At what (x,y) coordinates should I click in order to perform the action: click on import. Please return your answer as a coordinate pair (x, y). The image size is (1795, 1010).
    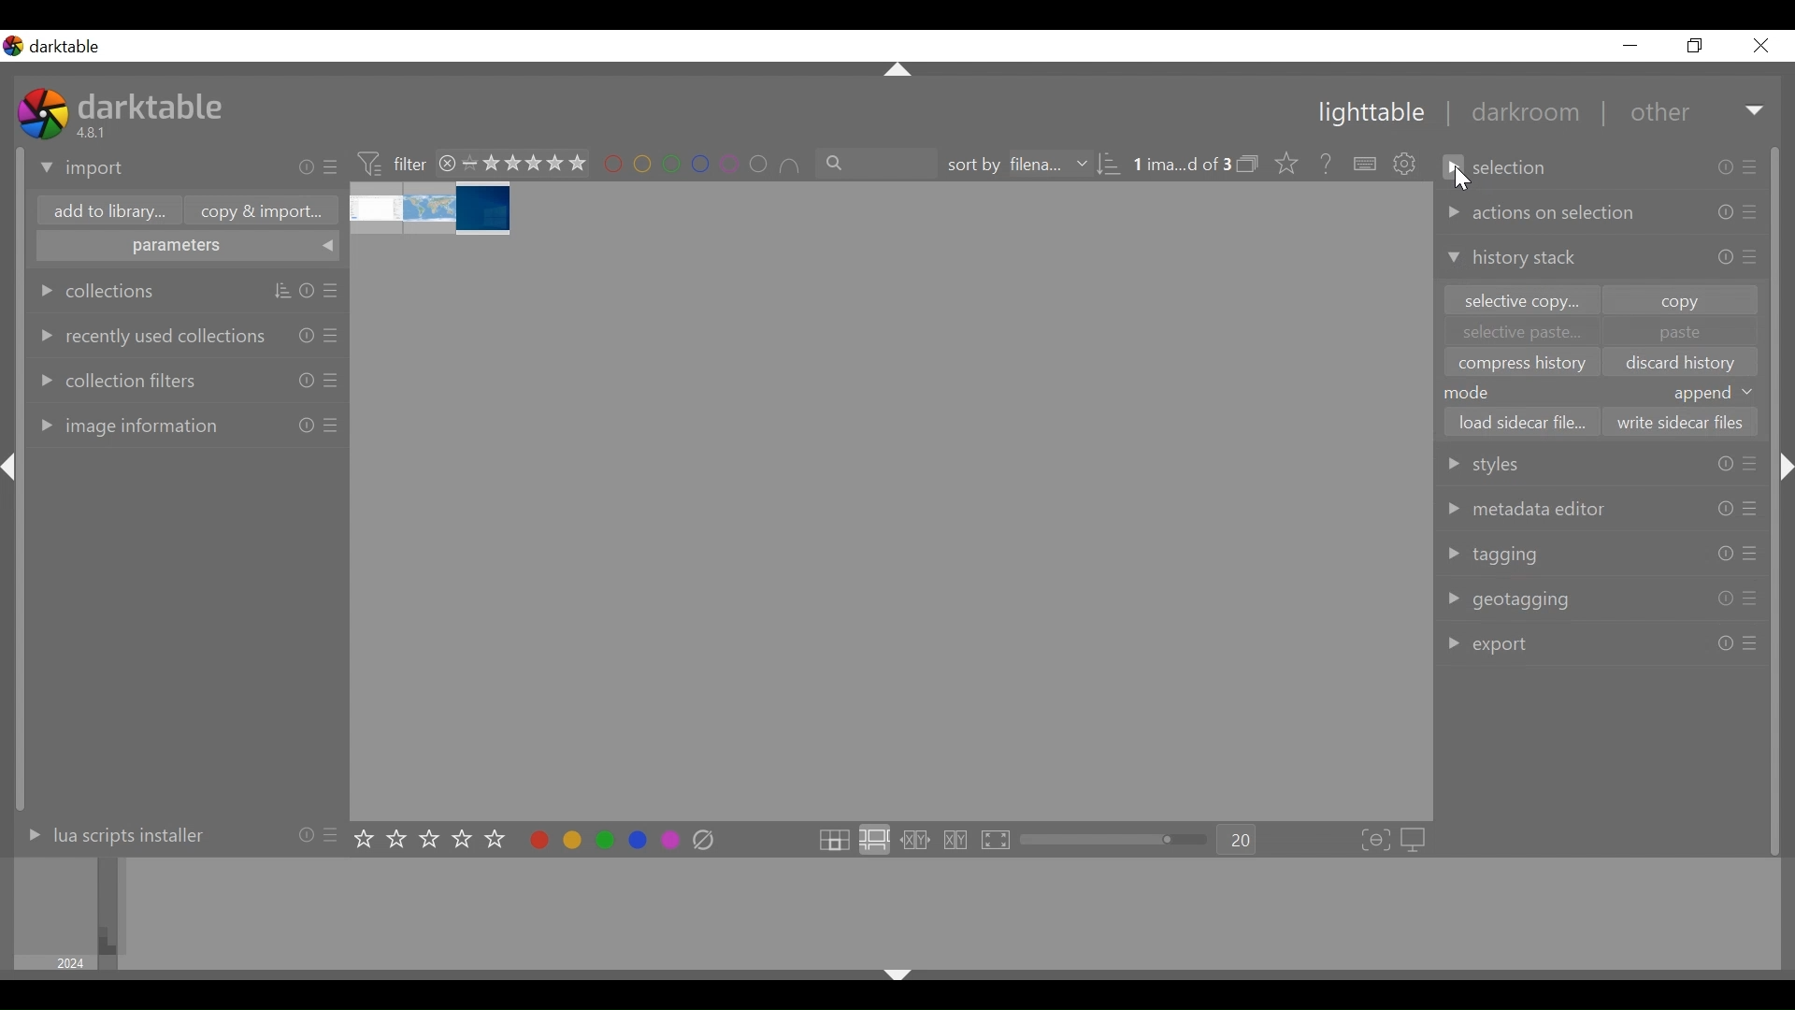
    Looking at the image, I should click on (83, 169).